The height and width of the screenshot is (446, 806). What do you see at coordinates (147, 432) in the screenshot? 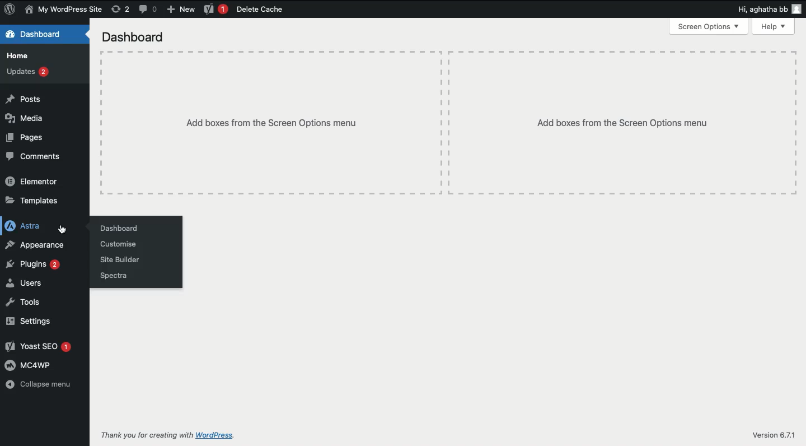
I see `Thank you for creating with` at bounding box center [147, 432].